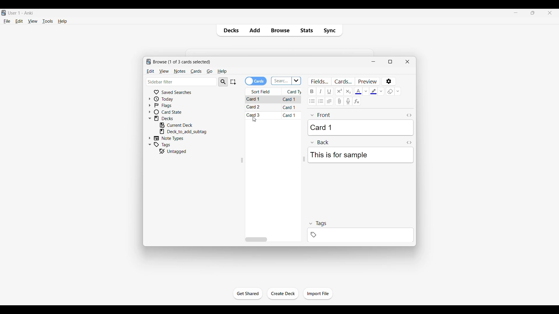 Image resolution: width=559 pixels, height=314 pixels. What do you see at coordinates (408, 62) in the screenshot?
I see `Close window` at bounding box center [408, 62].